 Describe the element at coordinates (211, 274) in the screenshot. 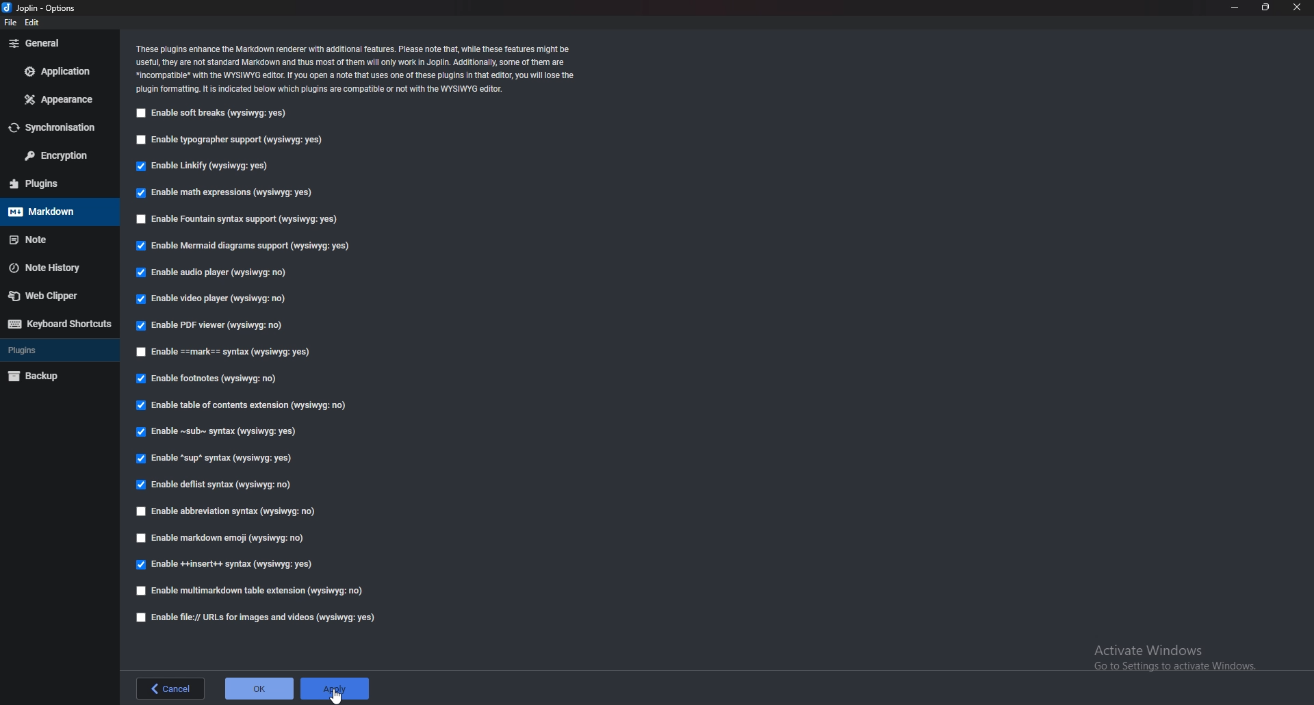

I see `Enable audio player` at that location.